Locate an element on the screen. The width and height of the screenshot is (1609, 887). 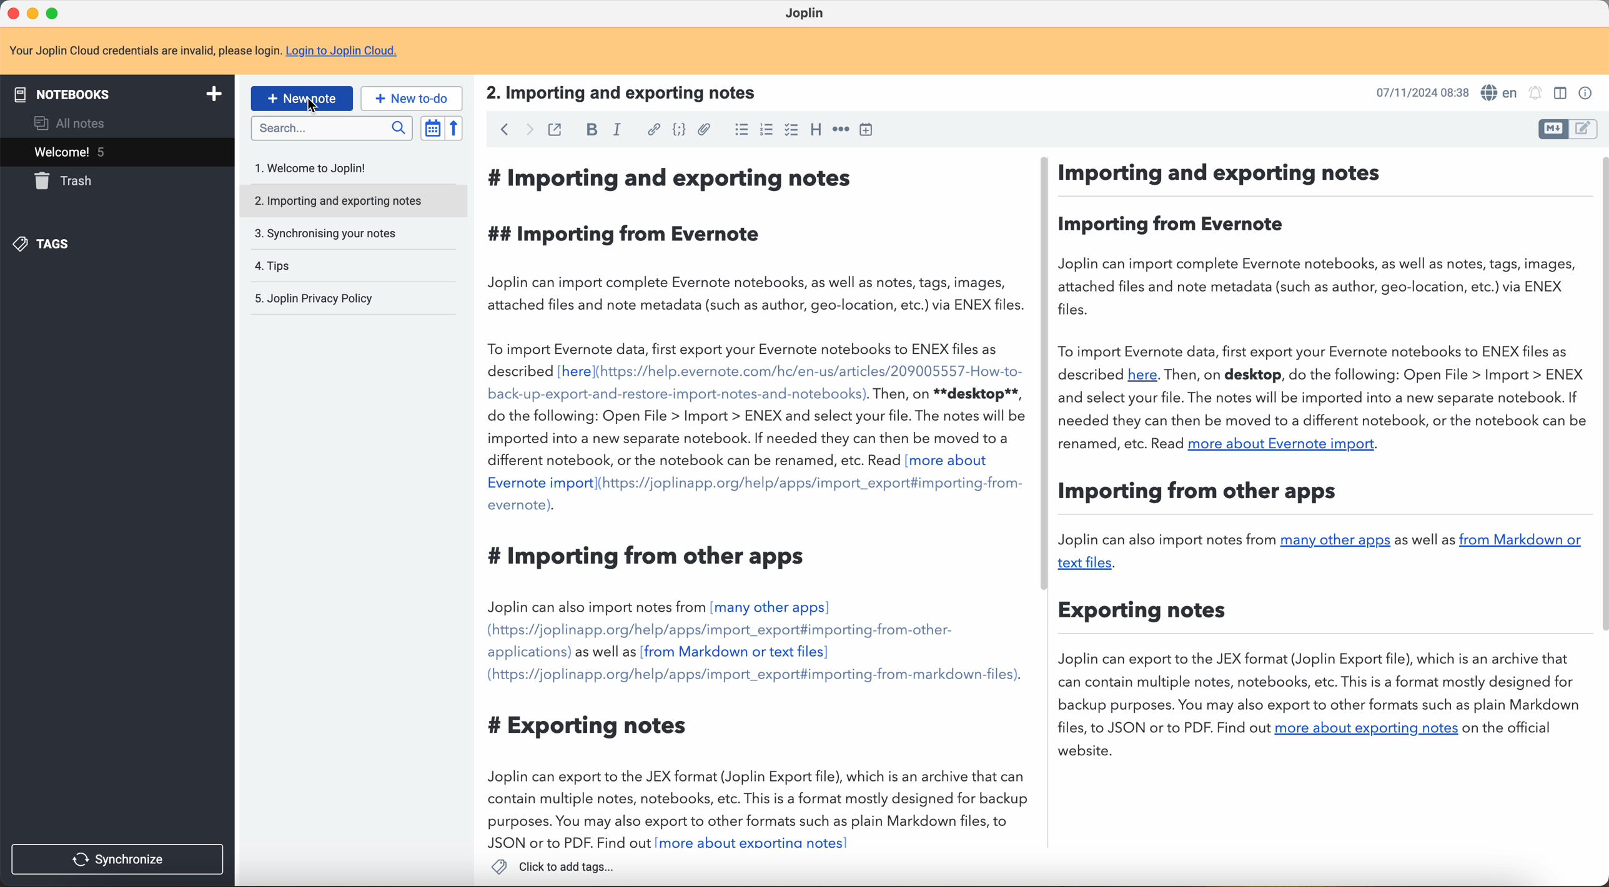
Joplin is located at coordinates (806, 12).